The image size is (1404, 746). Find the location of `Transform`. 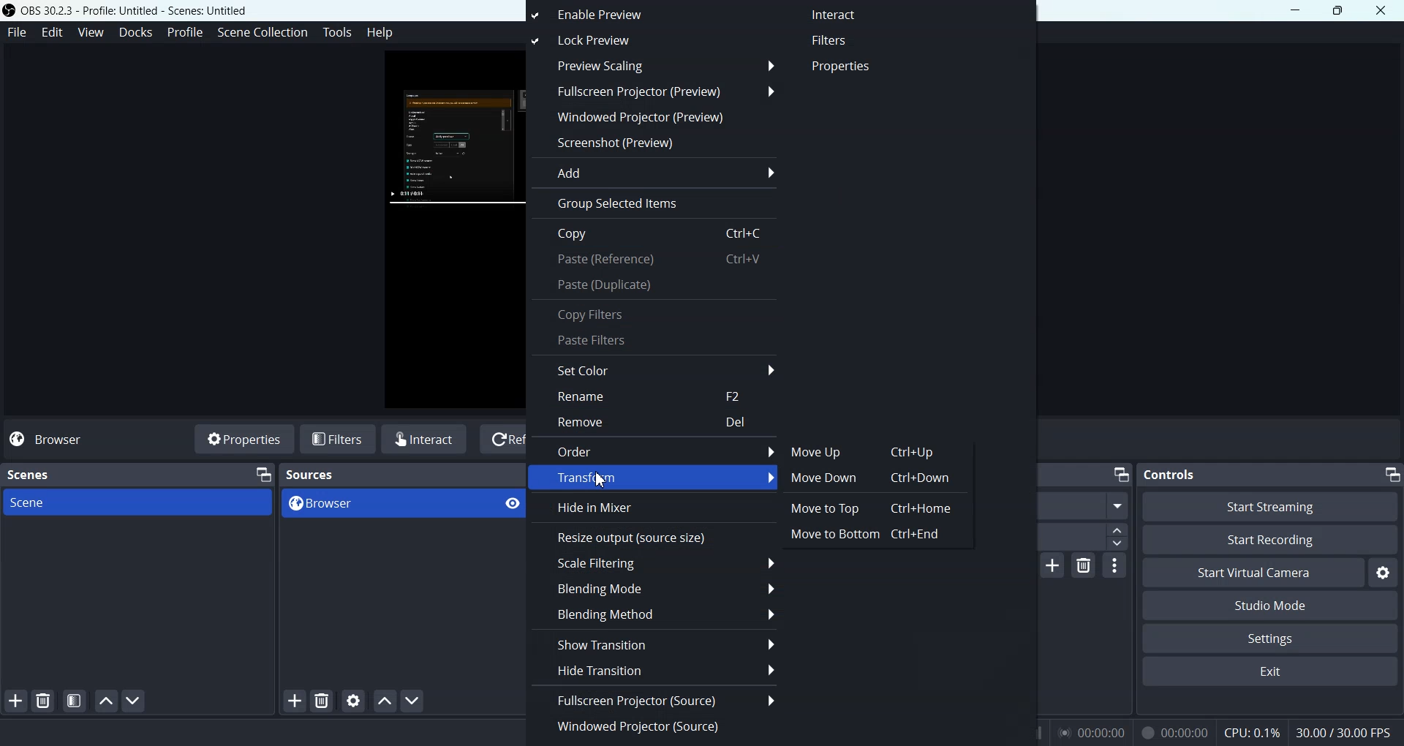

Transform is located at coordinates (653, 478).